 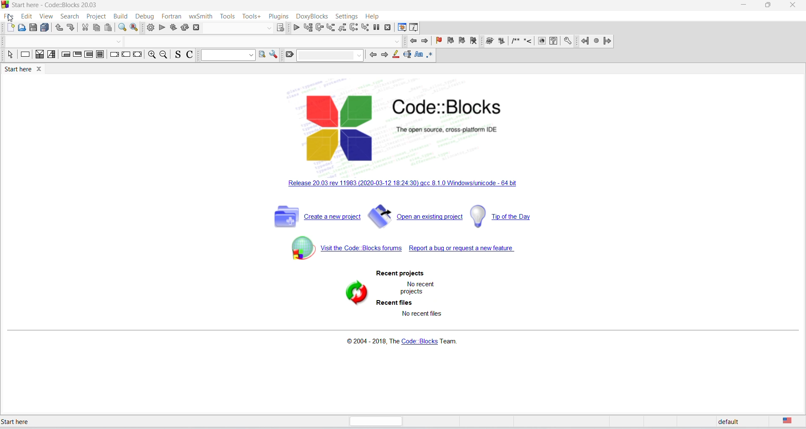 What do you see at coordinates (17, 422) in the screenshot?
I see `start here ` at bounding box center [17, 422].